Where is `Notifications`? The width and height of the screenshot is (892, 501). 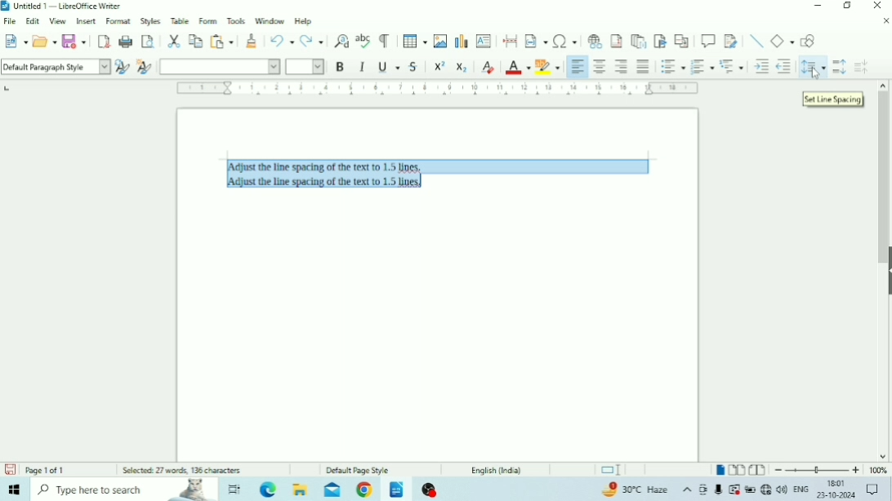 Notifications is located at coordinates (872, 488).